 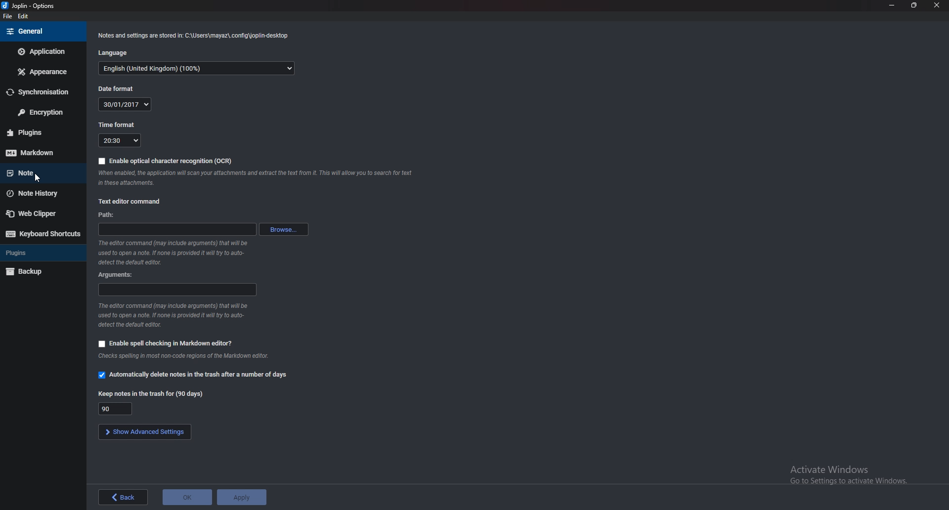 What do you see at coordinates (40, 252) in the screenshot?
I see `Plugins` at bounding box center [40, 252].